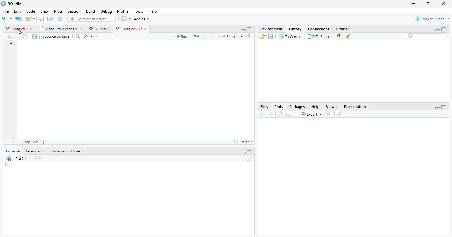 The width and height of the screenshot is (452, 237). What do you see at coordinates (249, 37) in the screenshot?
I see `Alignment` at bounding box center [249, 37].